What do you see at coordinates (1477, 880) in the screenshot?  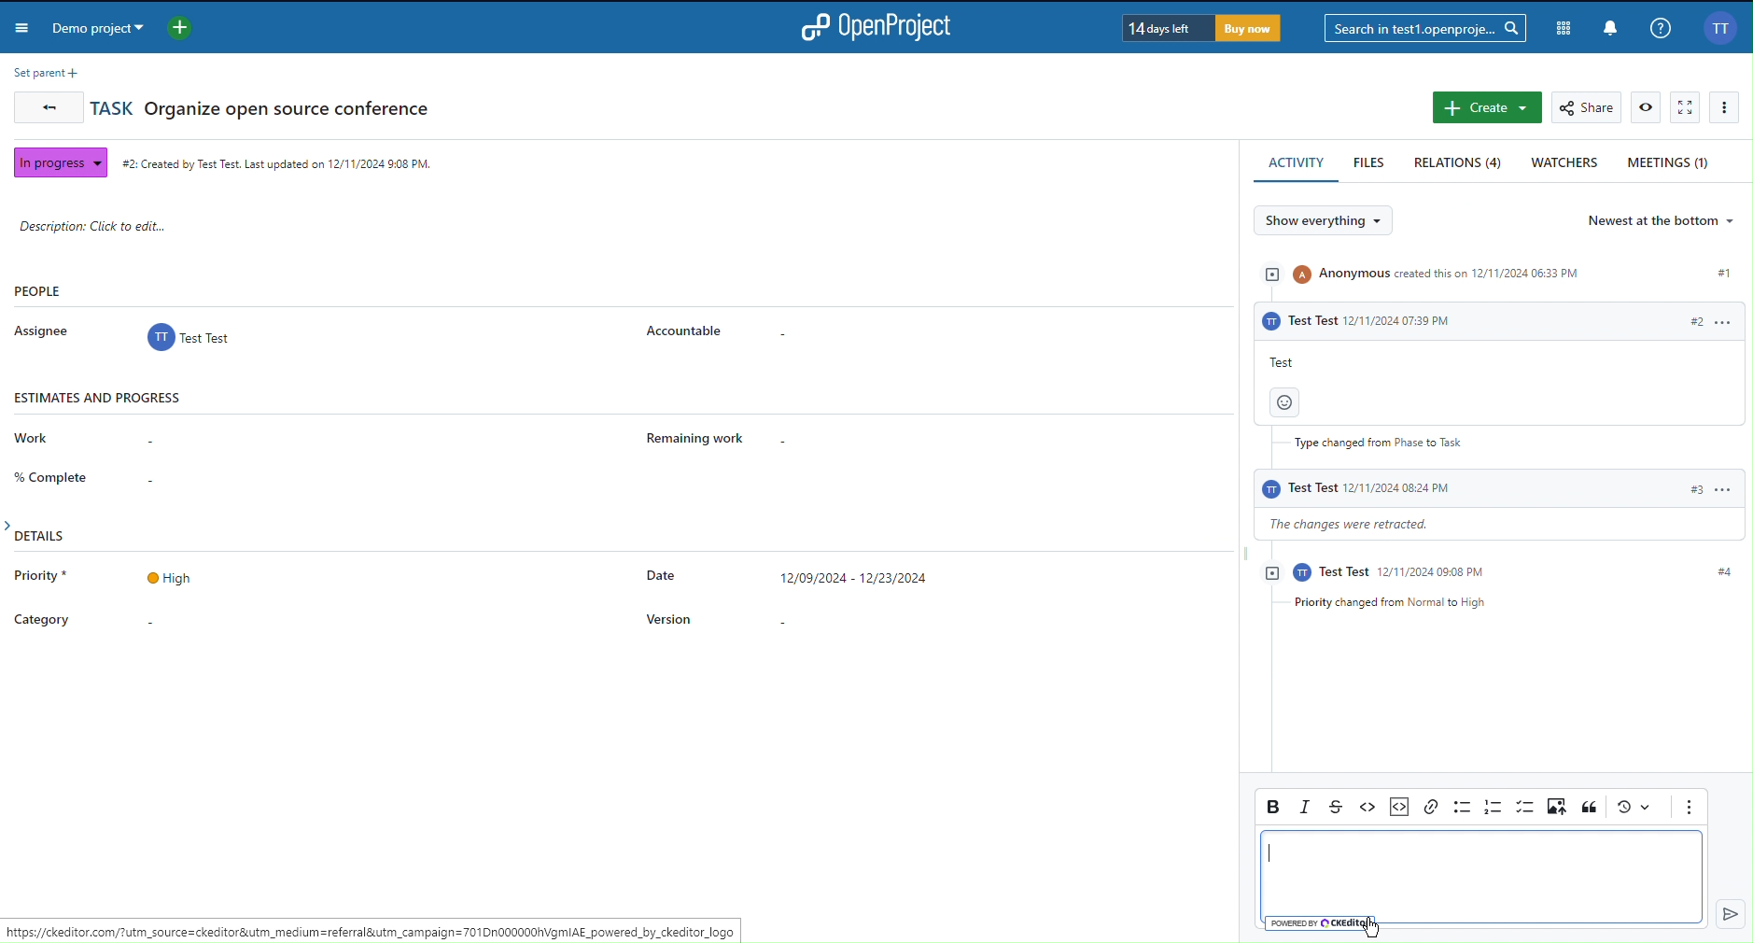 I see `Textbox` at bounding box center [1477, 880].